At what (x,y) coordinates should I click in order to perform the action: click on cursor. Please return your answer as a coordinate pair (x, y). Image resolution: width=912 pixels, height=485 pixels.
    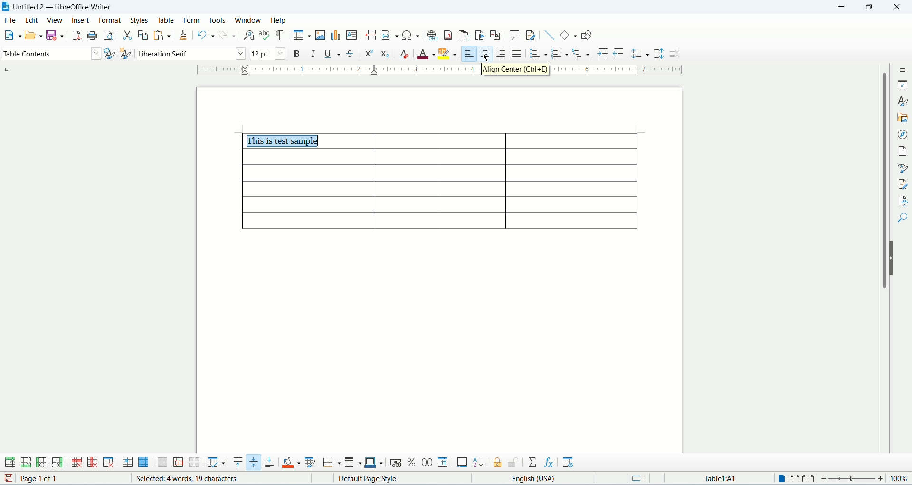
    Looking at the image, I should click on (486, 57).